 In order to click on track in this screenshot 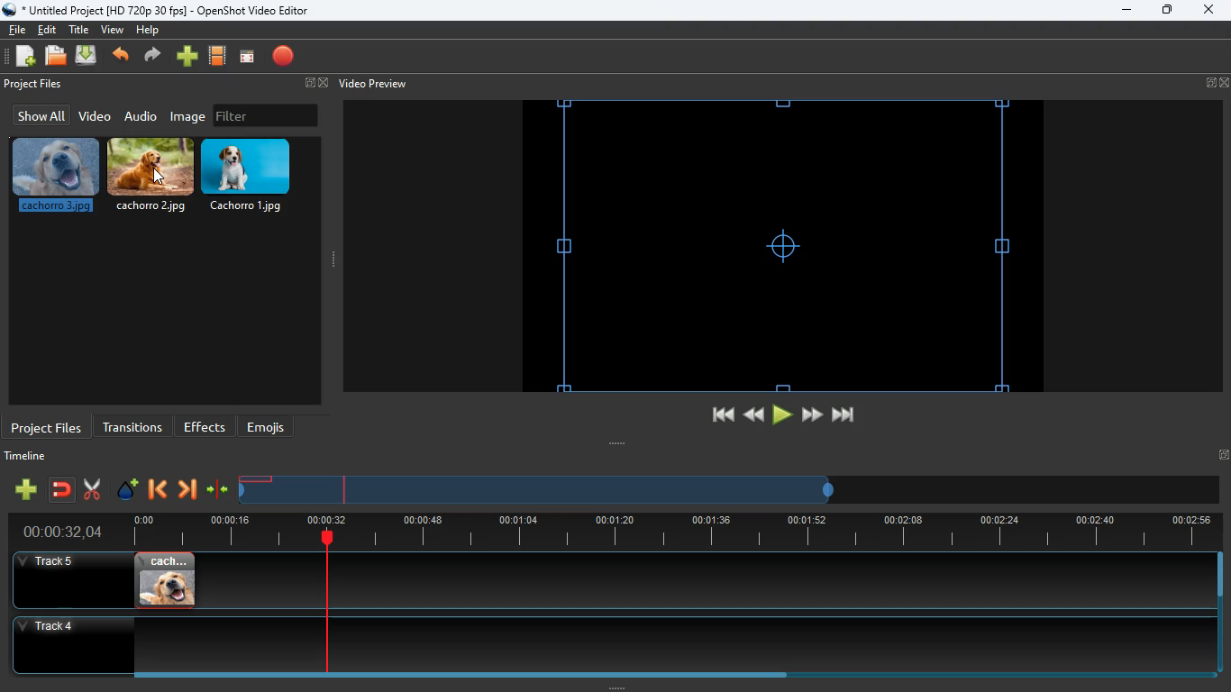, I will do `click(597, 644)`.